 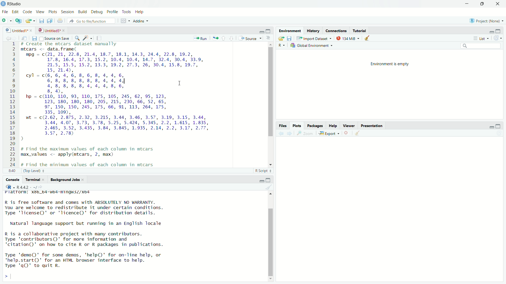 What do you see at coordinates (314, 31) in the screenshot?
I see `History` at bounding box center [314, 31].